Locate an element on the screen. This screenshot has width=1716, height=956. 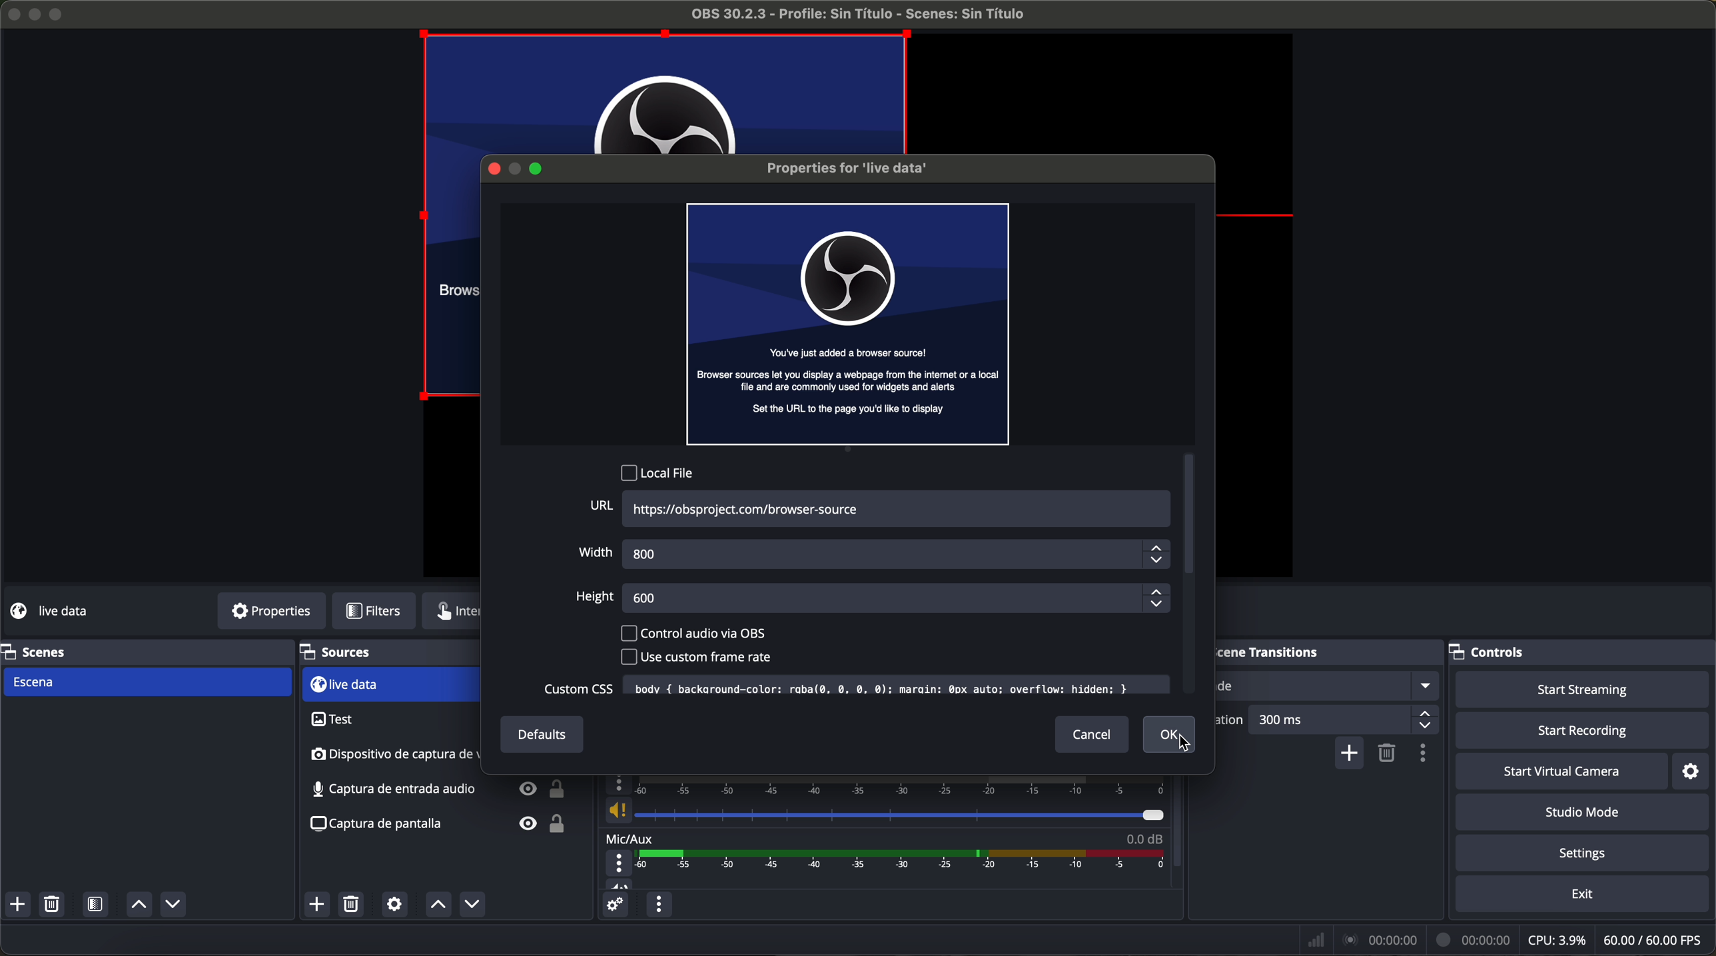
start streaming is located at coordinates (1583, 688).